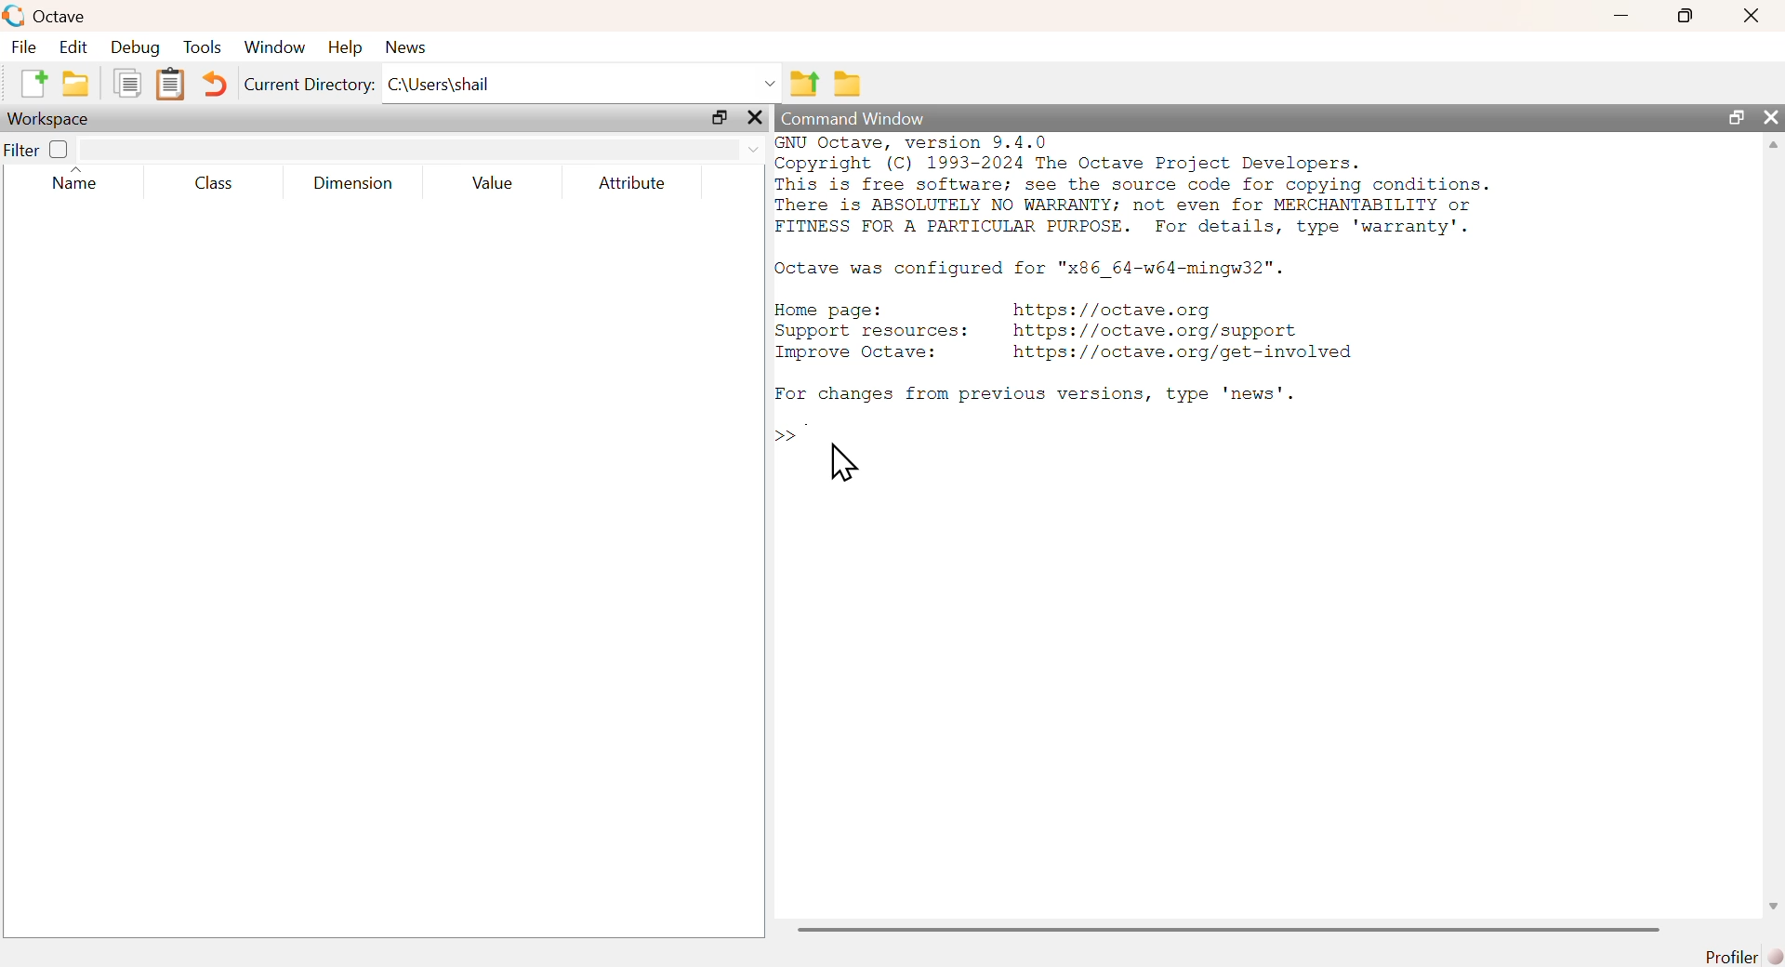 The height and width of the screenshot is (967, 1785). What do you see at coordinates (25, 47) in the screenshot?
I see `file` at bounding box center [25, 47].